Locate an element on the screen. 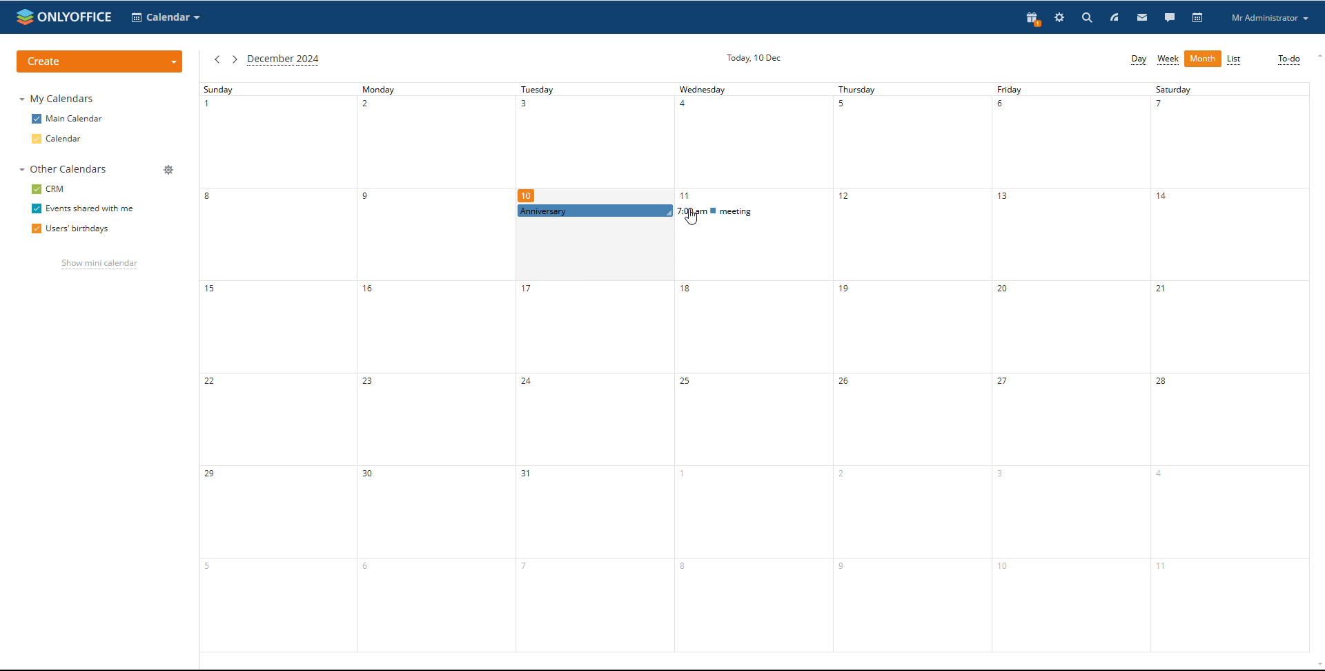 This screenshot has height=671, width=1325. week view is located at coordinates (1168, 59).